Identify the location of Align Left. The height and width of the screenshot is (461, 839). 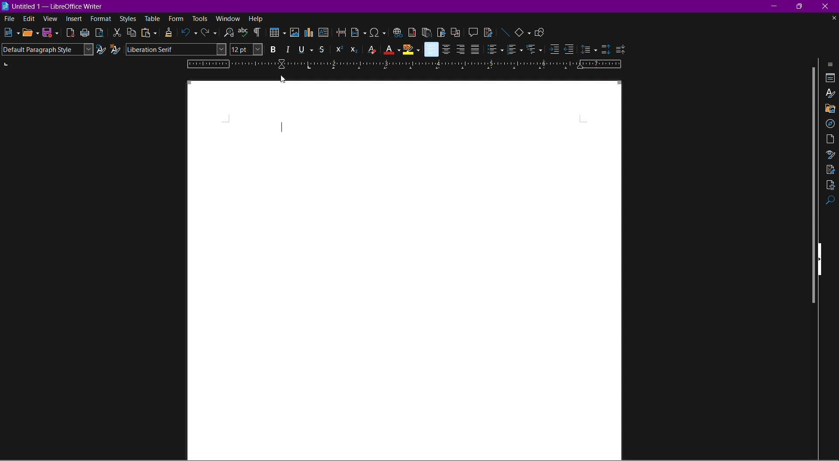
(431, 49).